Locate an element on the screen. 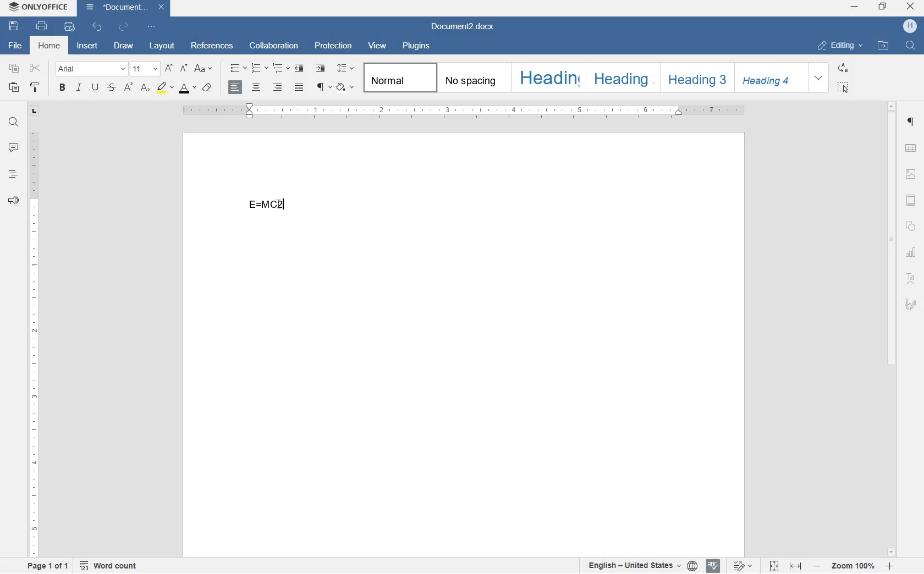 This screenshot has width=924, height=574. table is located at coordinates (911, 148).